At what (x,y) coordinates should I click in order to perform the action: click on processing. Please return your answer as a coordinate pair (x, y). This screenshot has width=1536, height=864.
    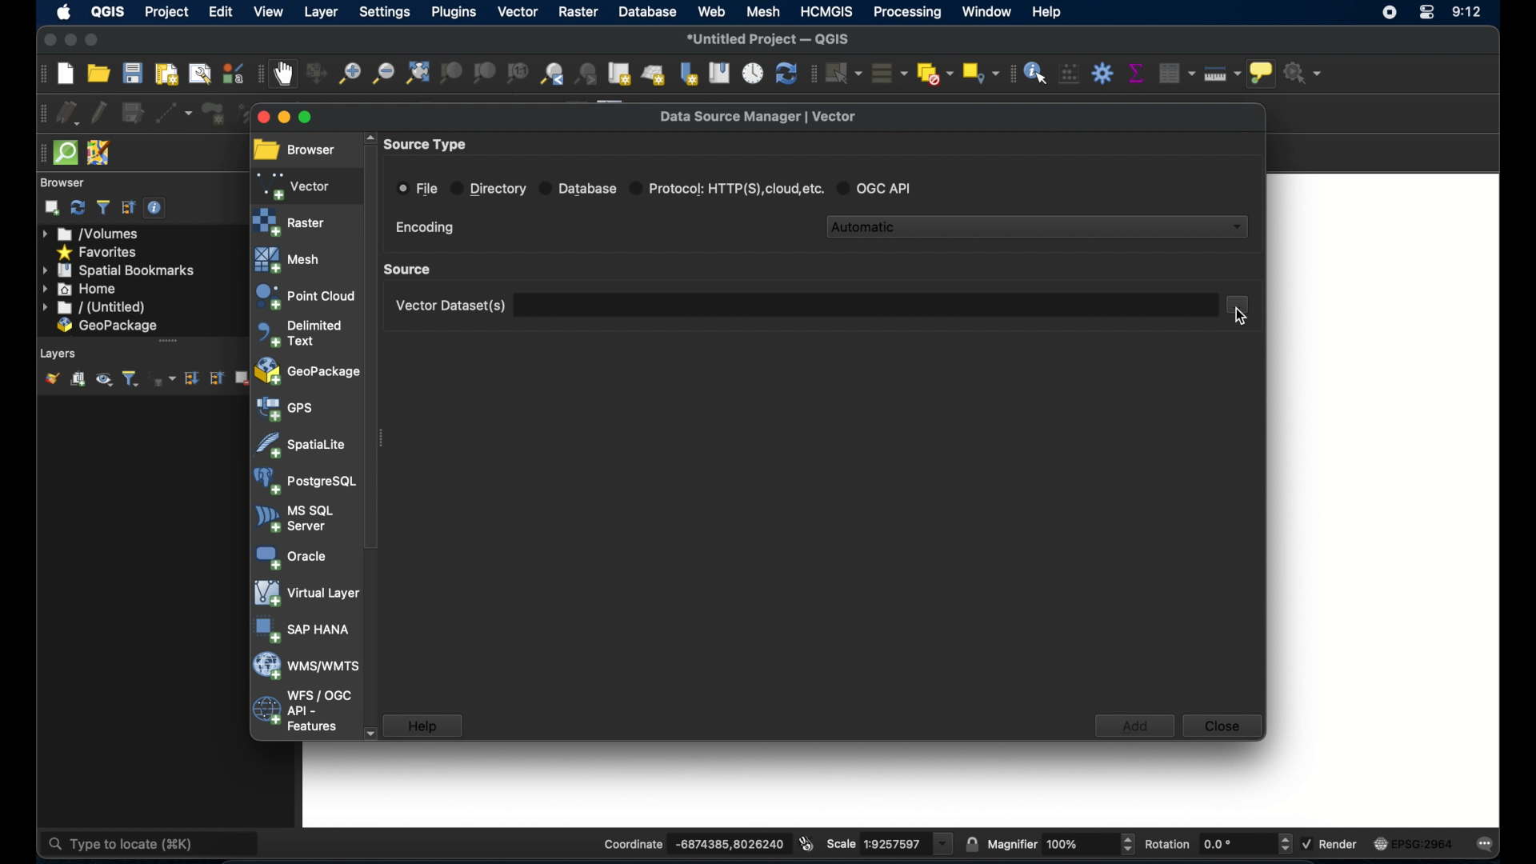
    Looking at the image, I should click on (910, 14).